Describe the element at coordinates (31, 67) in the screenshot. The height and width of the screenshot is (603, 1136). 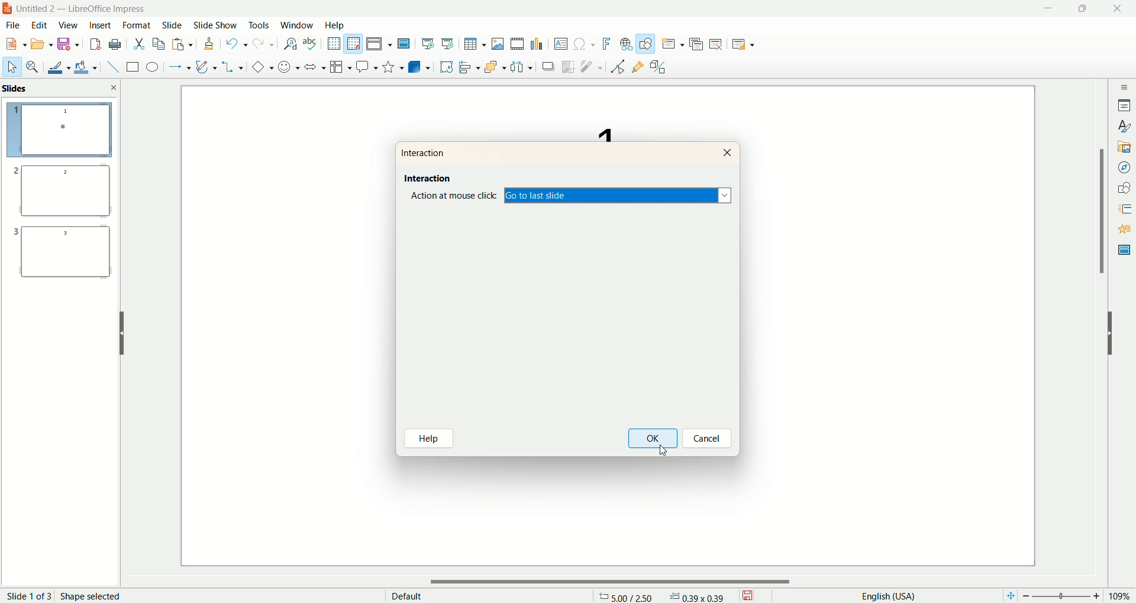
I see `zoom and pan` at that location.